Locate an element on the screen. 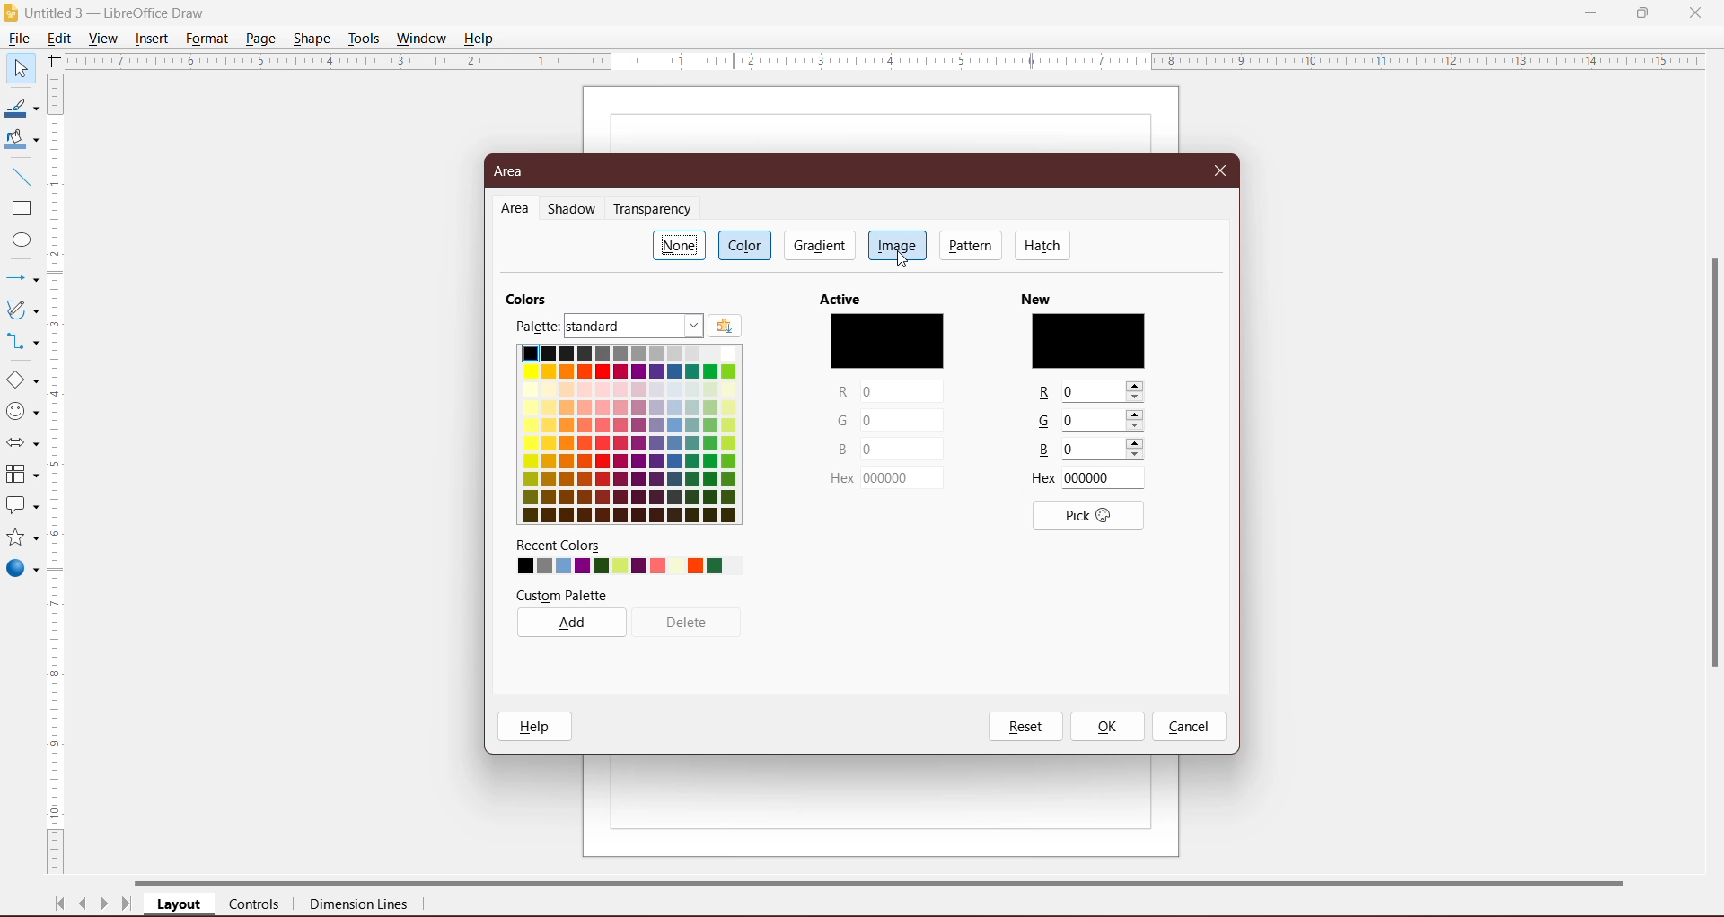  Scroll to next page is located at coordinates (104, 906).